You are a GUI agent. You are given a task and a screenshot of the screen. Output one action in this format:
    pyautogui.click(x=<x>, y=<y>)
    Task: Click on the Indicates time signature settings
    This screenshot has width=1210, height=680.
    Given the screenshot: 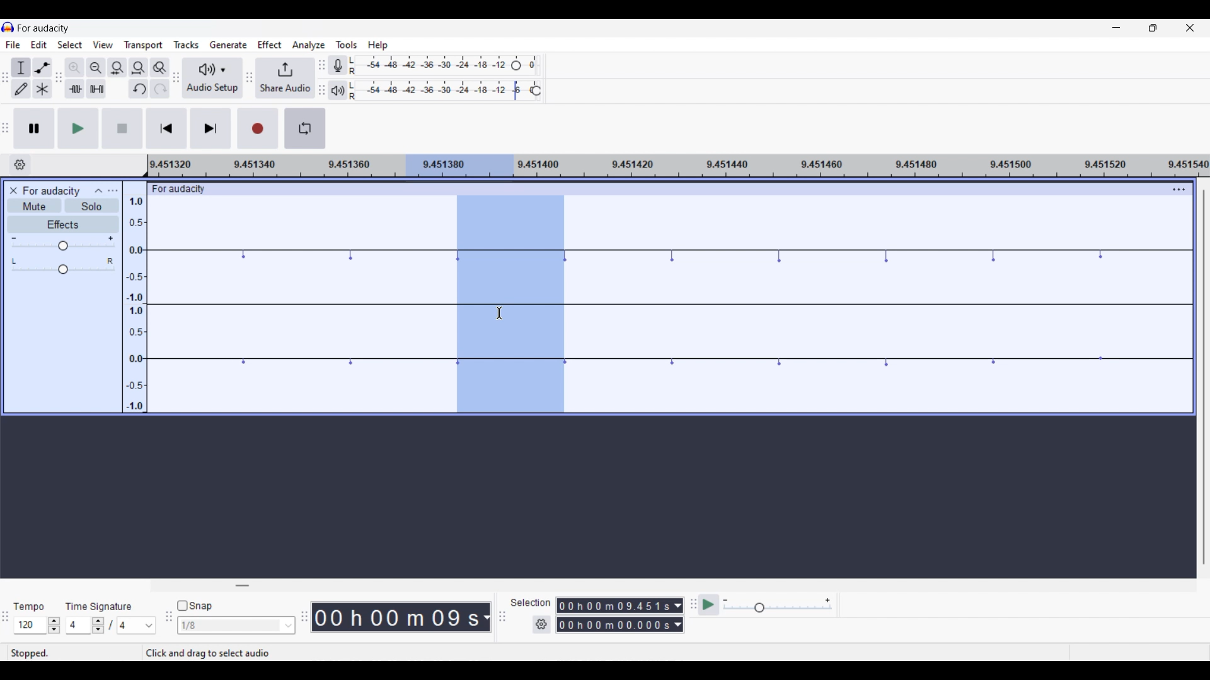 What is the action you would take?
    pyautogui.click(x=98, y=607)
    